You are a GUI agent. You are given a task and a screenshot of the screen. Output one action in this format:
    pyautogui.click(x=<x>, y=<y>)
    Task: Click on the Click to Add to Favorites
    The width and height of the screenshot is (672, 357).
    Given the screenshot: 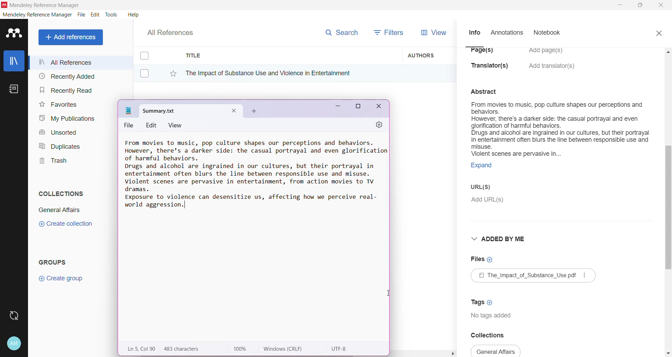 What is the action you would take?
    pyautogui.click(x=169, y=72)
    